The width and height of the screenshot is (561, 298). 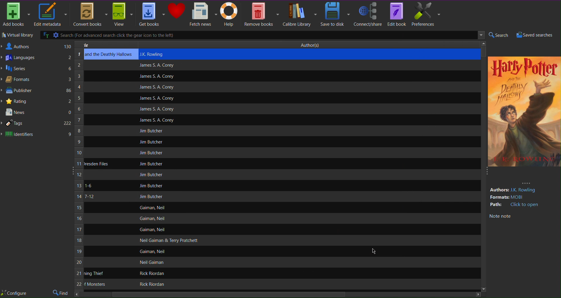 I want to click on Gaiman, Neil, so click(x=151, y=219).